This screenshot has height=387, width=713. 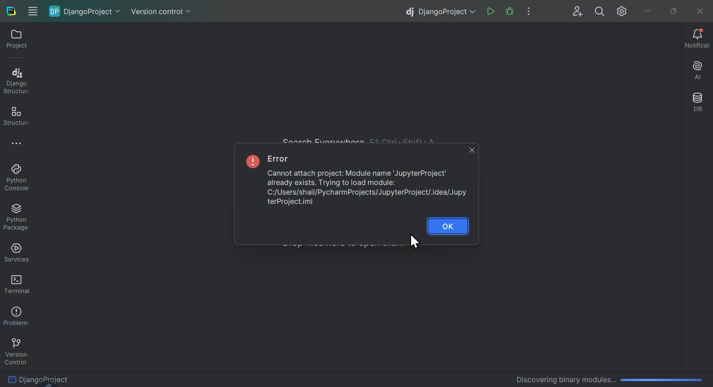 What do you see at coordinates (64, 378) in the screenshot?
I see `Django Project` at bounding box center [64, 378].